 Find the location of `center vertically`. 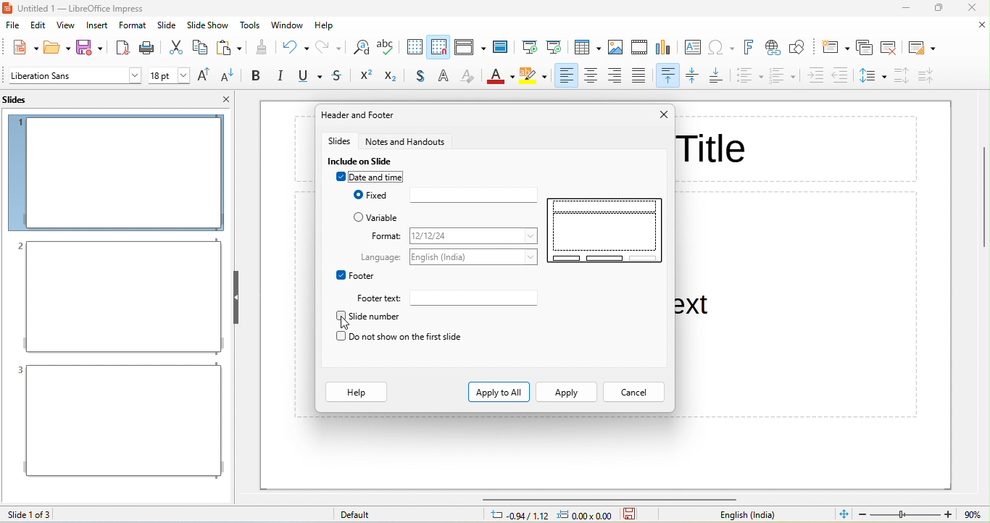

center vertically is located at coordinates (694, 77).